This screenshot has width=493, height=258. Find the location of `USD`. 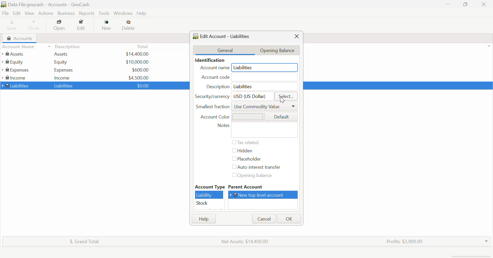

USD is located at coordinates (139, 77).